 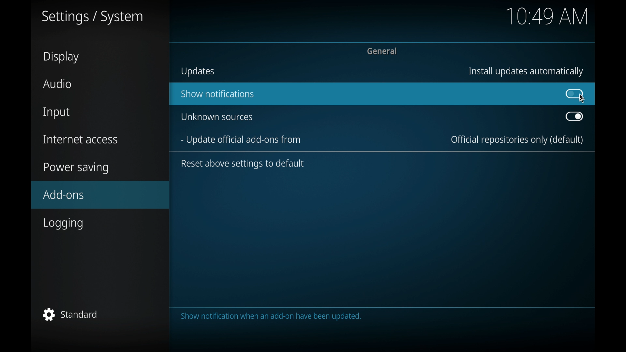 I want to click on updates, so click(x=197, y=71).